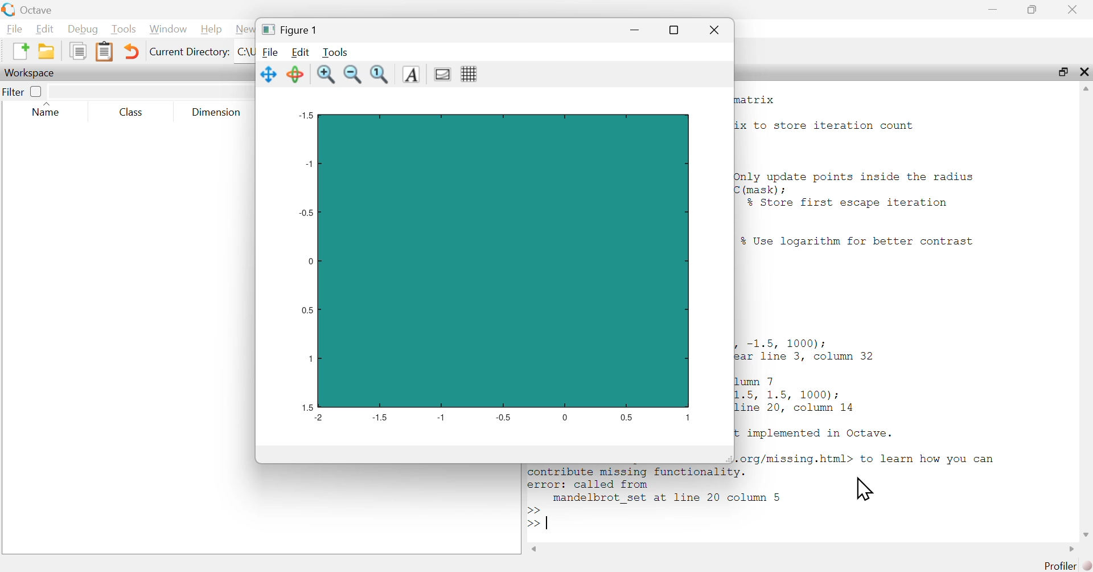  I want to click on Current Directory:, so click(189, 53).